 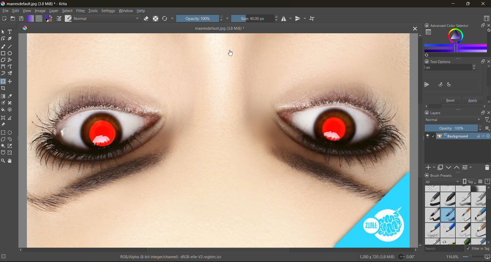 I want to click on horizontal scroll bar, so click(x=218, y=249).